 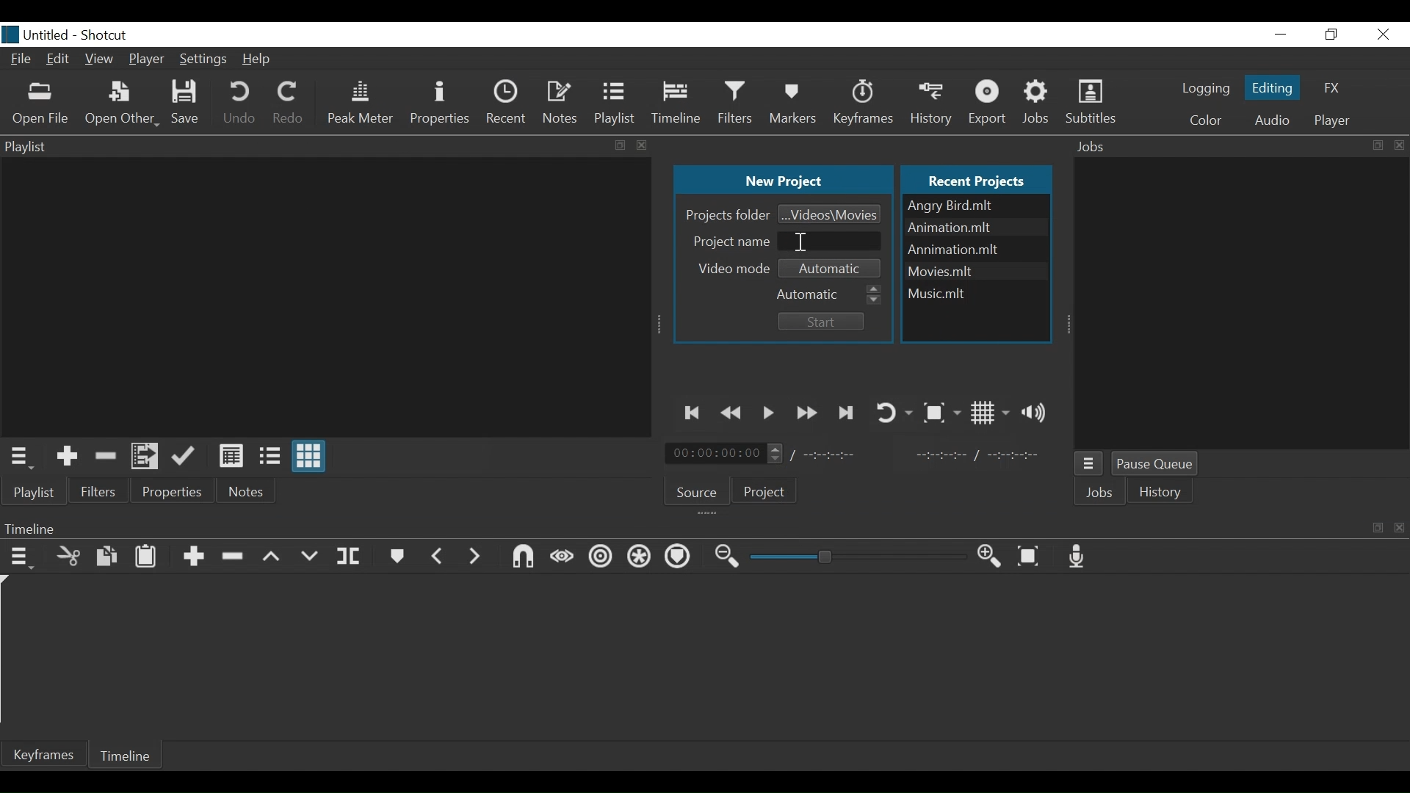 I want to click on Record audio, so click(x=1081, y=557).